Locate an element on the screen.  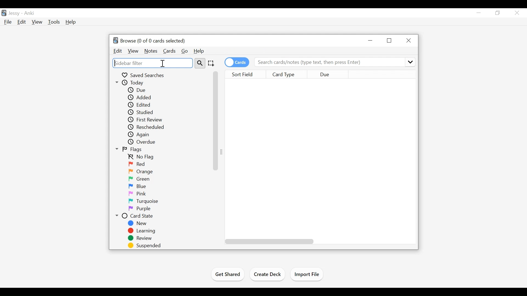
Close is located at coordinates (409, 40).